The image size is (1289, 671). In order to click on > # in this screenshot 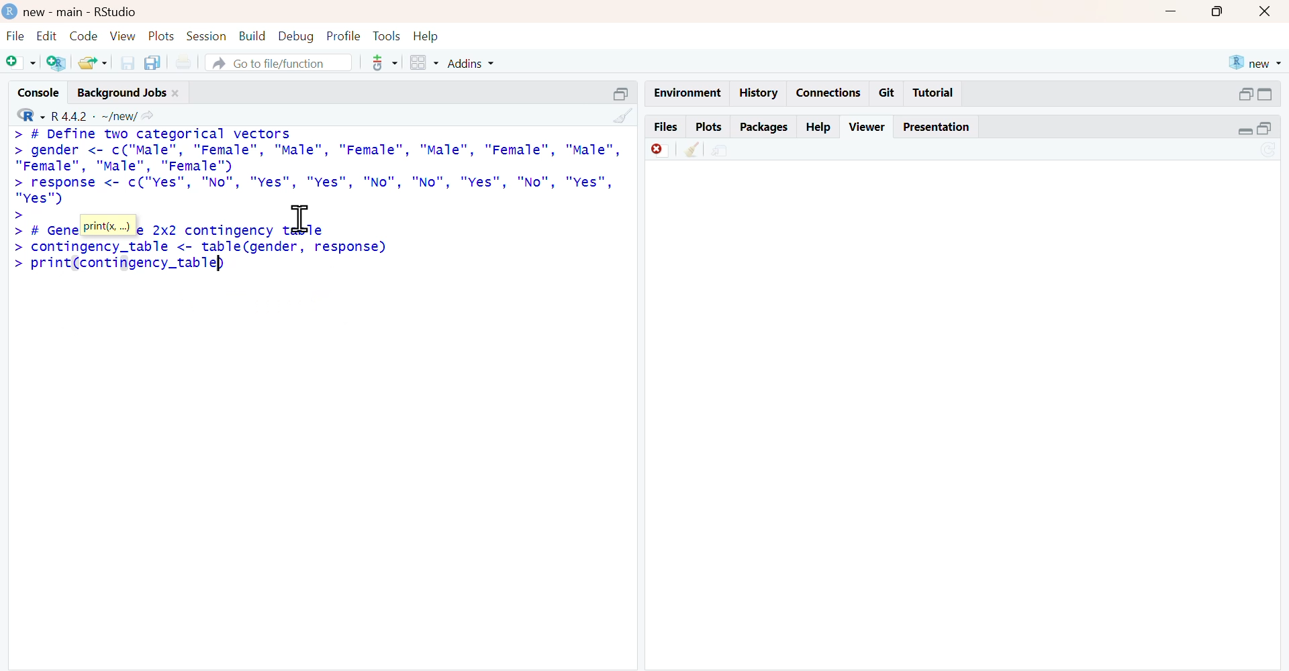, I will do `click(28, 231)`.